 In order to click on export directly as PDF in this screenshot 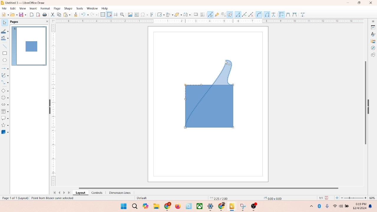, I will do `click(39, 14)`.